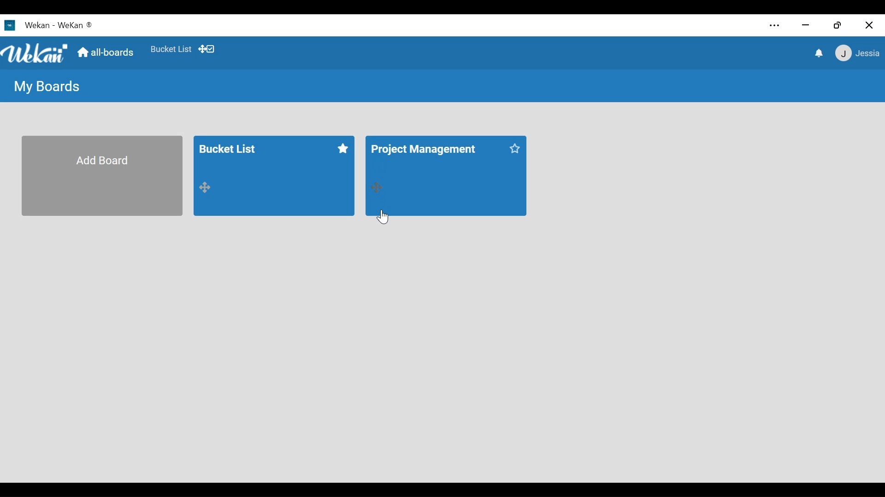 This screenshot has height=497, width=885. Describe the element at coordinates (209, 48) in the screenshot. I see `Show desktop drag handles` at that location.